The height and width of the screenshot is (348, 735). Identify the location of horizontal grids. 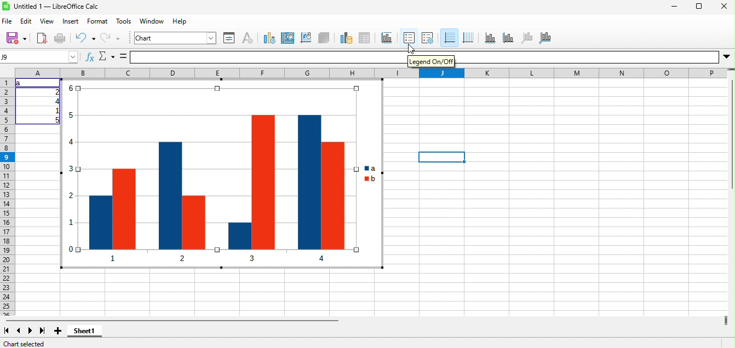
(450, 38).